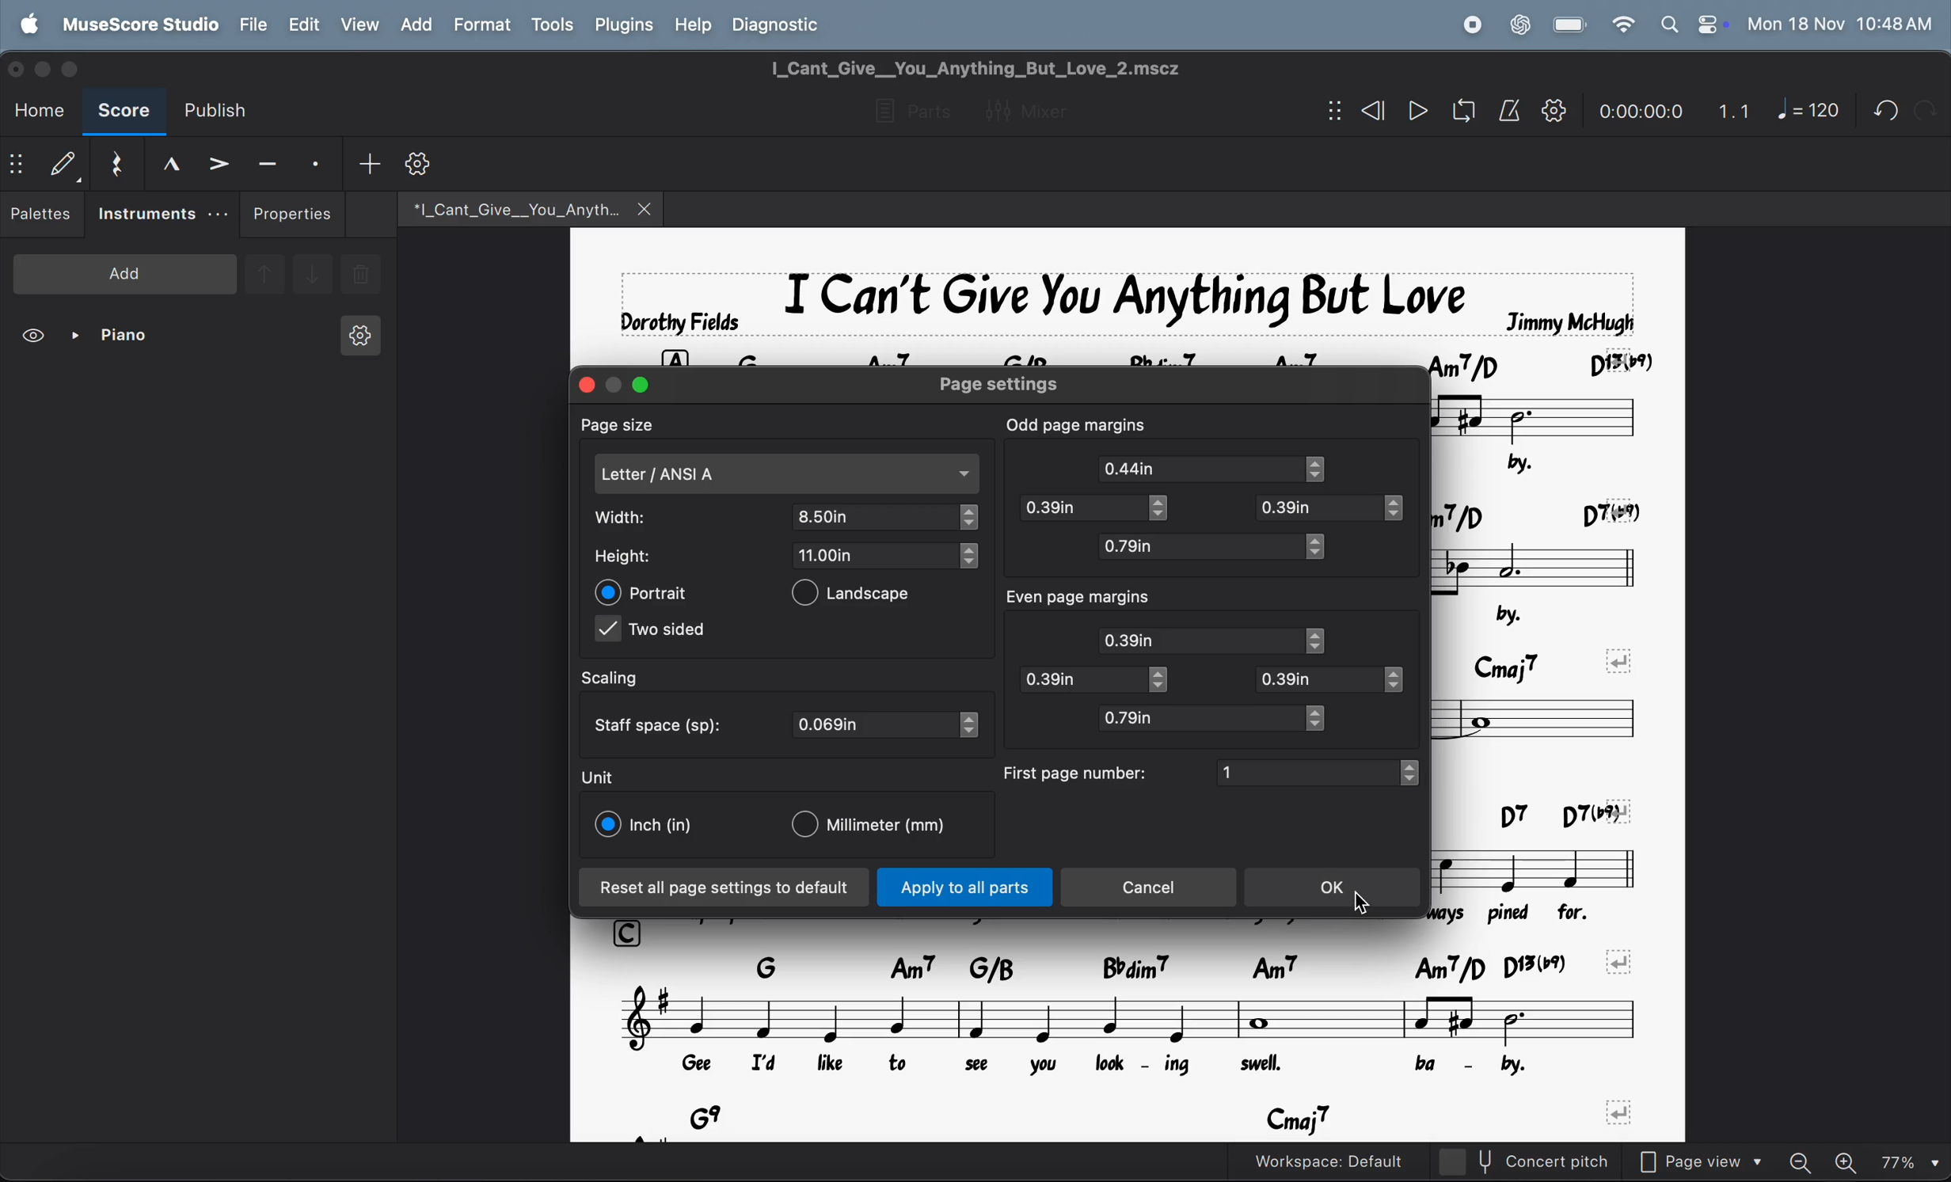 This screenshot has height=1182, width=1951. Describe the element at coordinates (1551, 656) in the screenshot. I see `chord symbols` at that location.